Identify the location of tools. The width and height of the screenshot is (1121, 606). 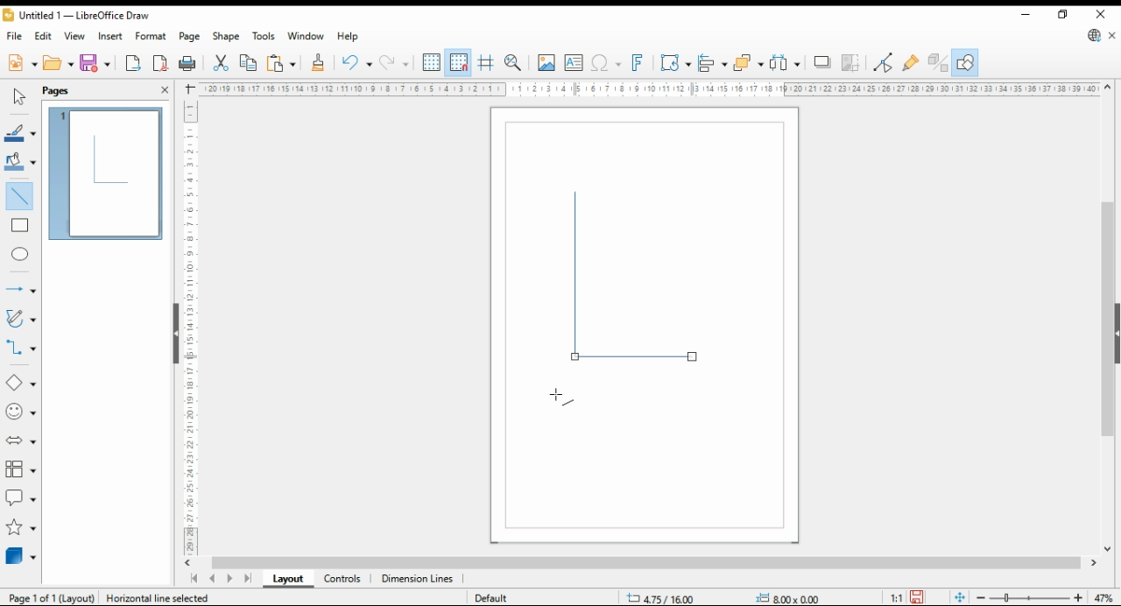
(264, 37).